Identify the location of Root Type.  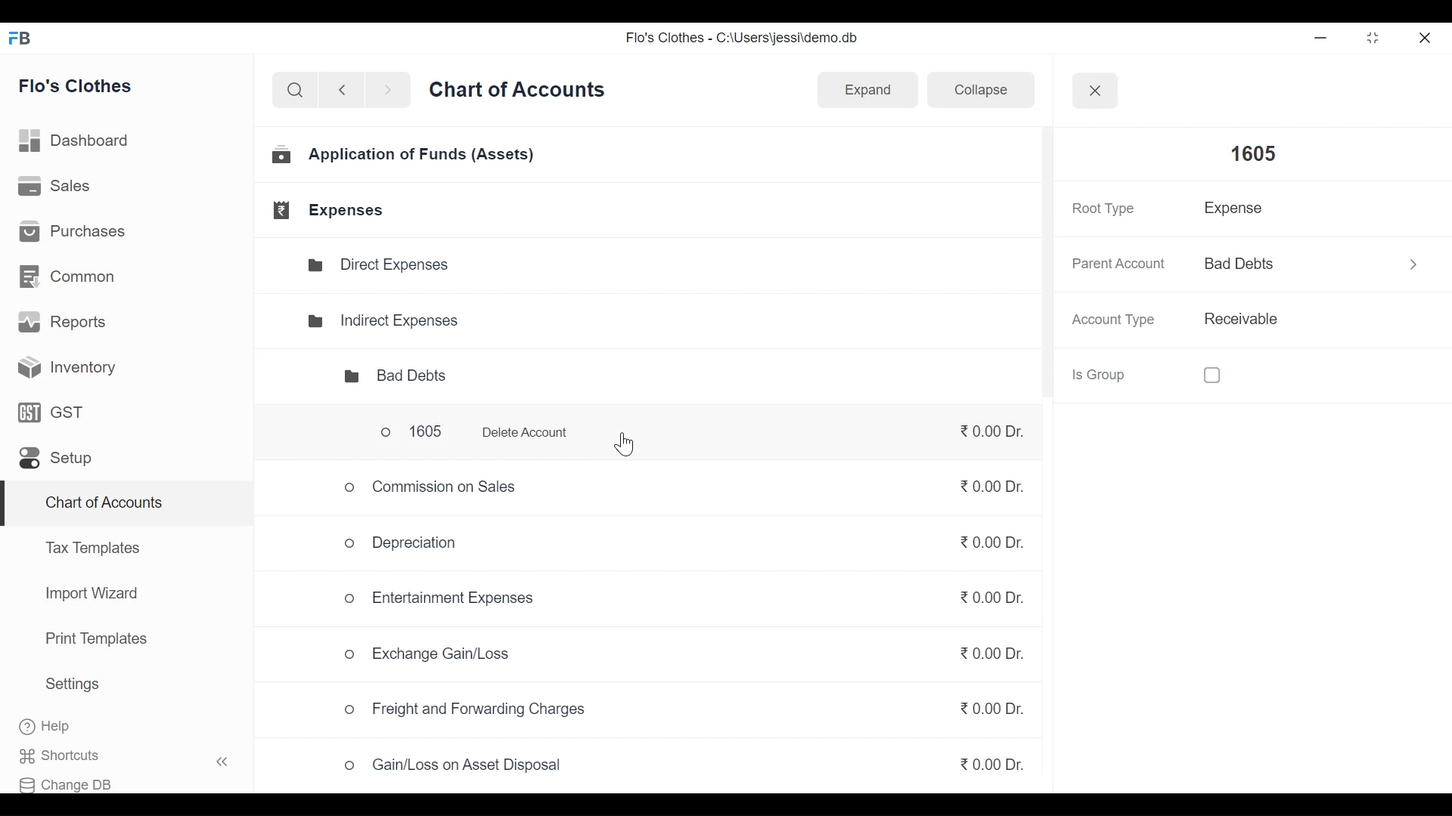
(1101, 209).